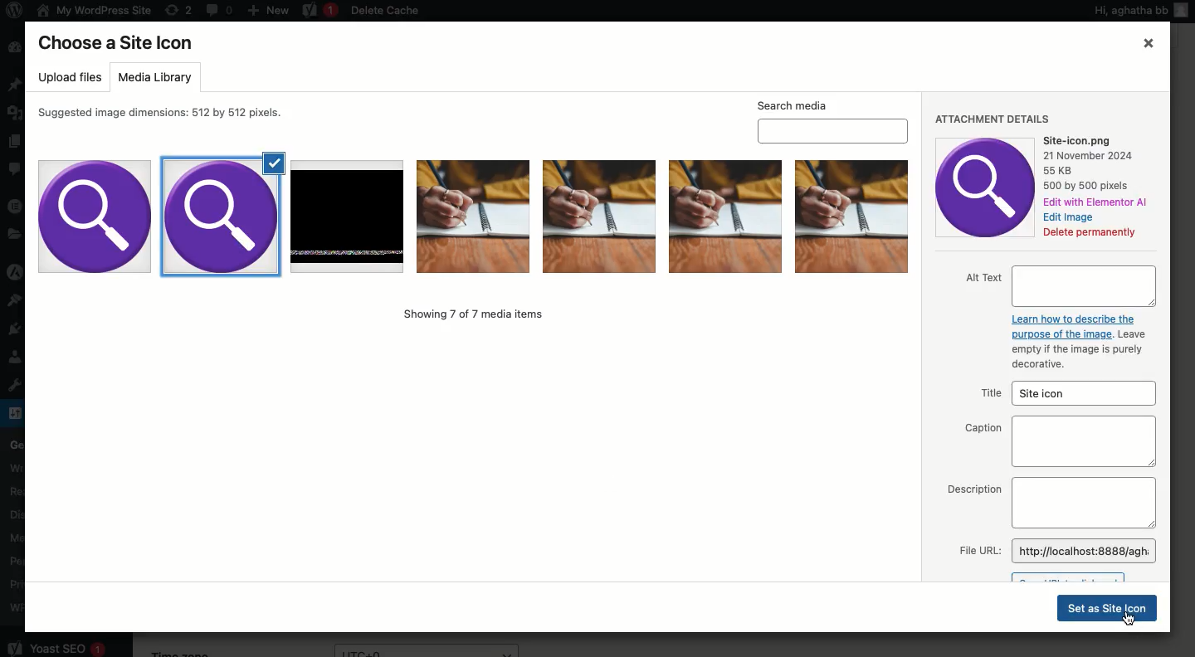 Image resolution: width=1195 pixels, height=657 pixels. What do you see at coordinates (13, 359) in the screenshot?
I see `Users` at bounding box center [13, 359].